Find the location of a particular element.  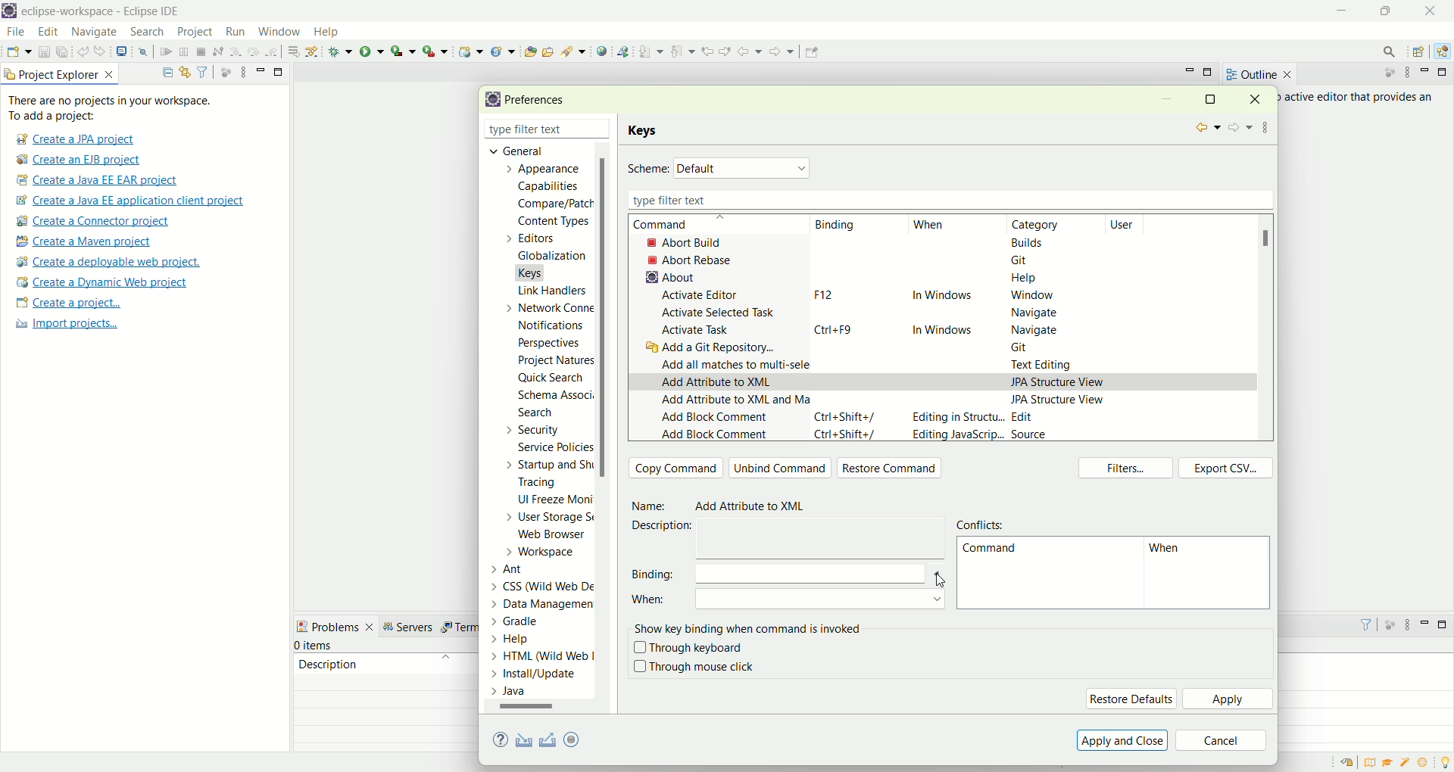

JPA structure view is located at coordinates (1058, 381).